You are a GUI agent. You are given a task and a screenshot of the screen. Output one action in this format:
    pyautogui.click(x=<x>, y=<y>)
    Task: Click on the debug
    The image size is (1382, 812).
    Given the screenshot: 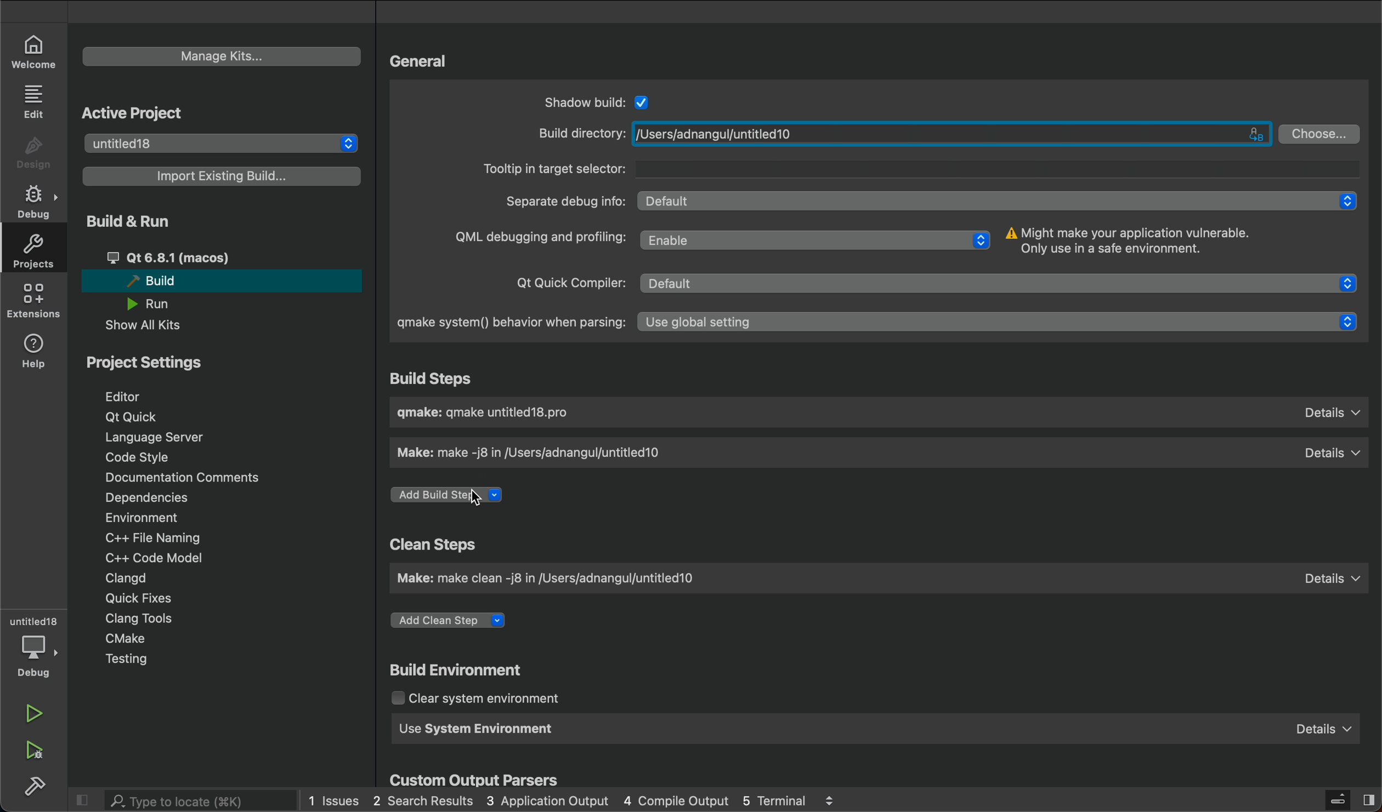 What is the action you would take?
    pyautogui.click(x=37, y=201)
    